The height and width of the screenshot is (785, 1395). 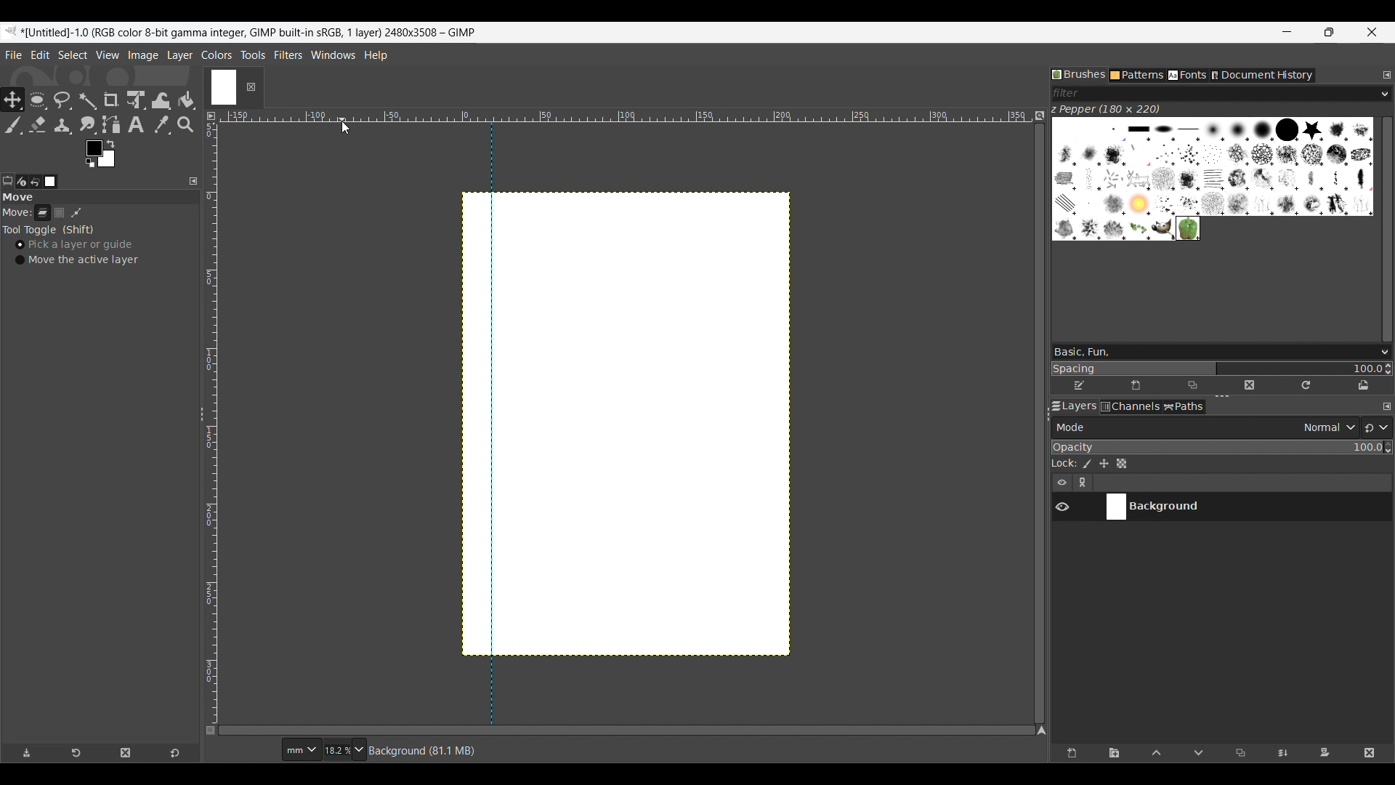 I want to click on Paths tab, so click(x=1184, y=406).